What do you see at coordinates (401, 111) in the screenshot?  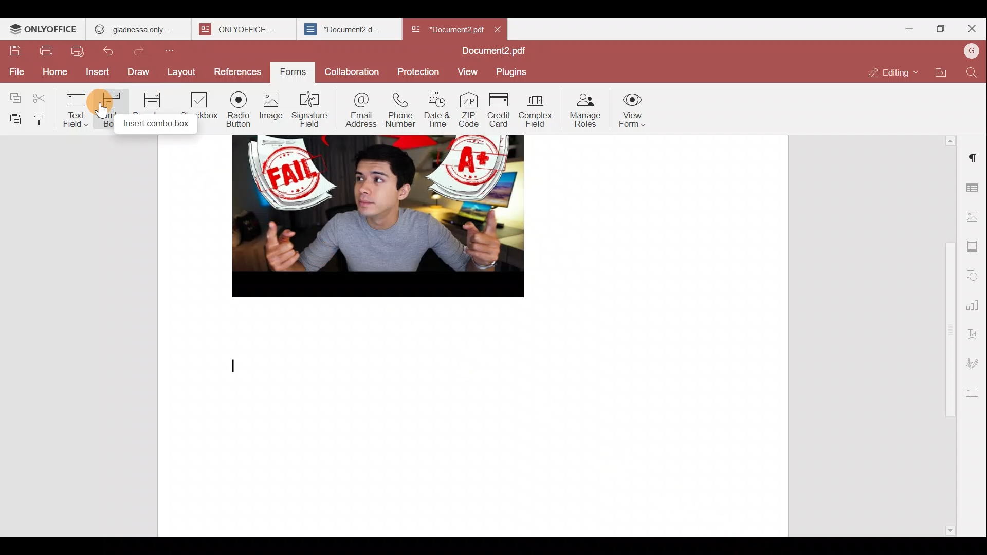 I see `Phone number` at bounding box center [401, 111].